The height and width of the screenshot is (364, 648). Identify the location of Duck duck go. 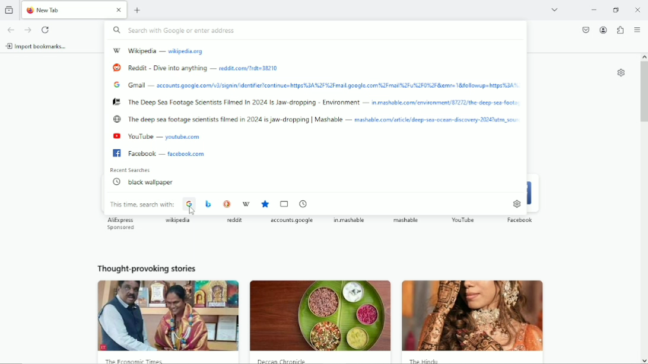
(227, 204).